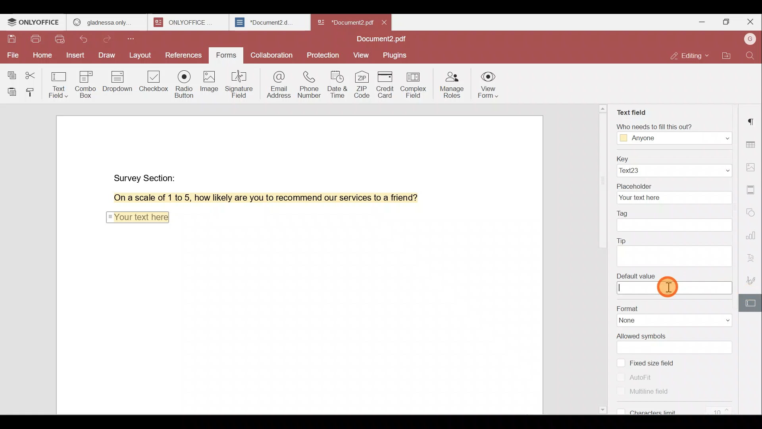 The height and width of the screenshot is (429, 762). Describe the element at coordinates (752, 211) in the screenshot. I see `Shapes settings` at that location.